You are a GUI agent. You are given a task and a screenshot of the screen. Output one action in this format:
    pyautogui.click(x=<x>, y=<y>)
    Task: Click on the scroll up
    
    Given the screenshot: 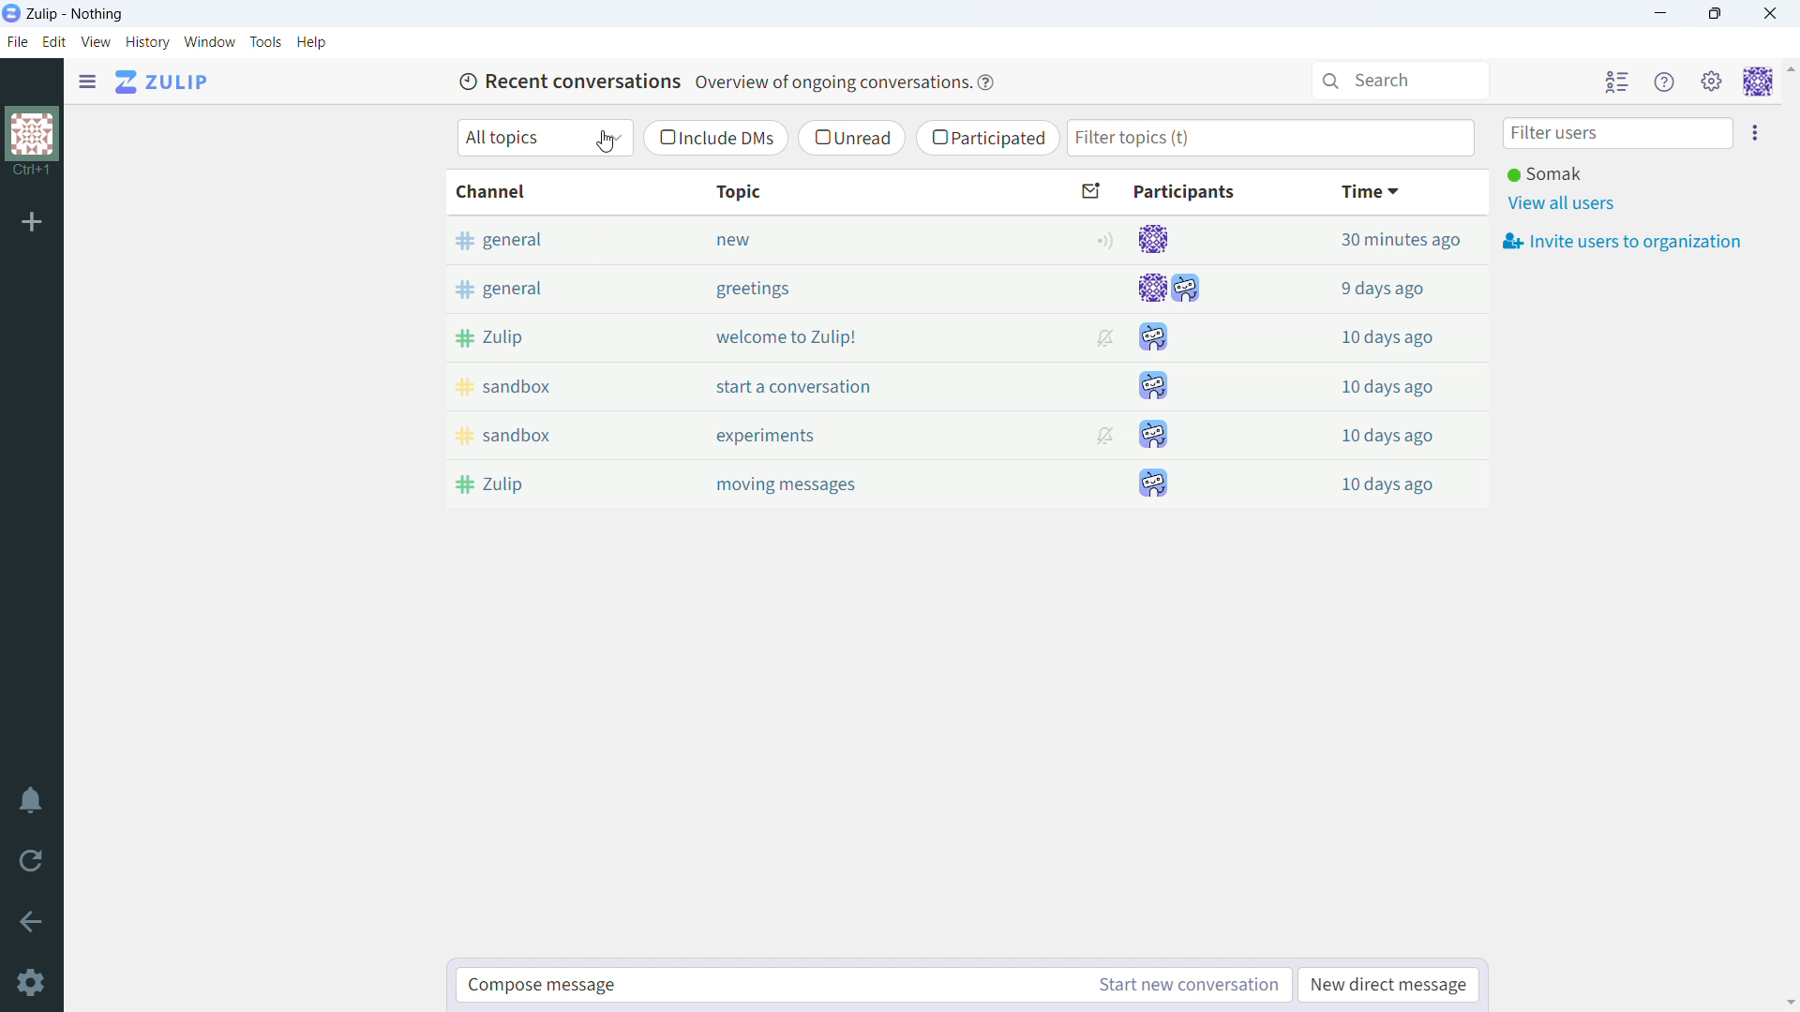 What is the action you would take?
    pyautogui.click(x=1789, y=67)
    